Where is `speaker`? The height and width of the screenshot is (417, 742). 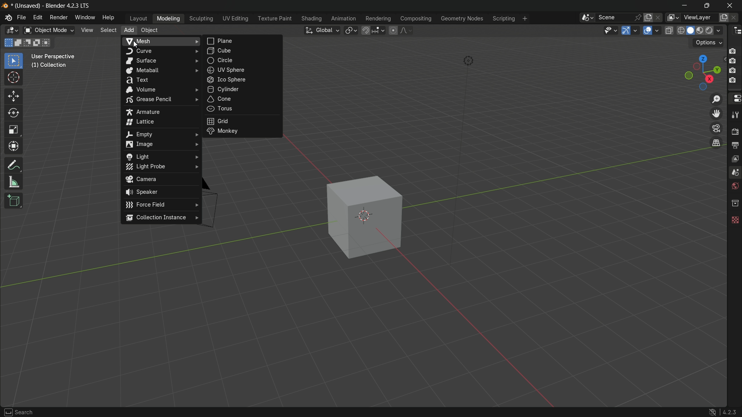 speaker is located at coordinates (161, 193).